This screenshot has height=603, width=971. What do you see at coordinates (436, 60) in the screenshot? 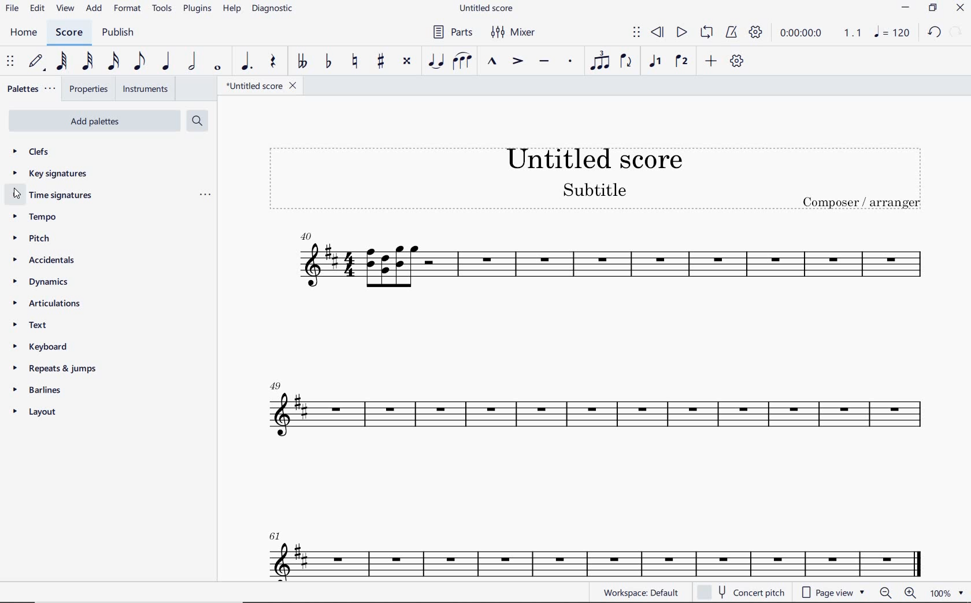
I see `TIE` at bounding box center [436, 60].